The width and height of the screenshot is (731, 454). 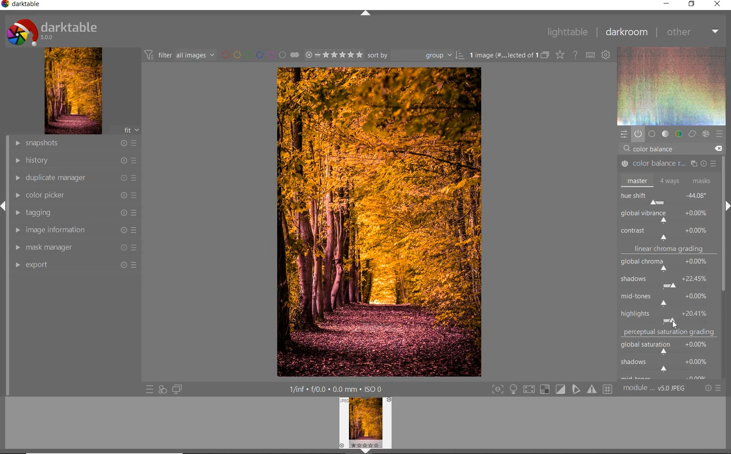 I want to click on tone, so click(x=665, y=134).